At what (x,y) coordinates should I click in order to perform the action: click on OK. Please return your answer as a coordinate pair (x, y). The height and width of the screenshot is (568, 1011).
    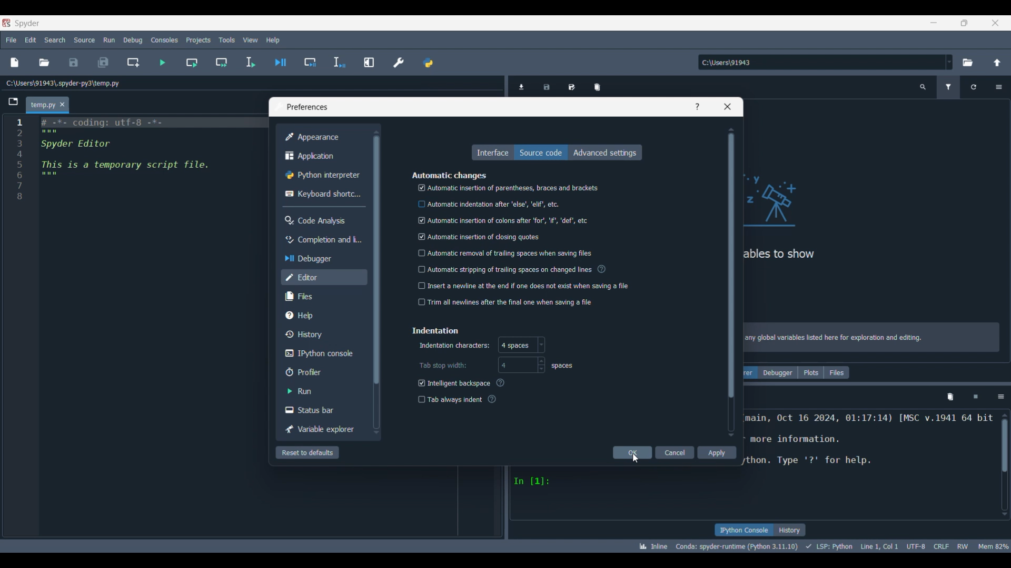
    Looking at the image, I should click on (632, 452).